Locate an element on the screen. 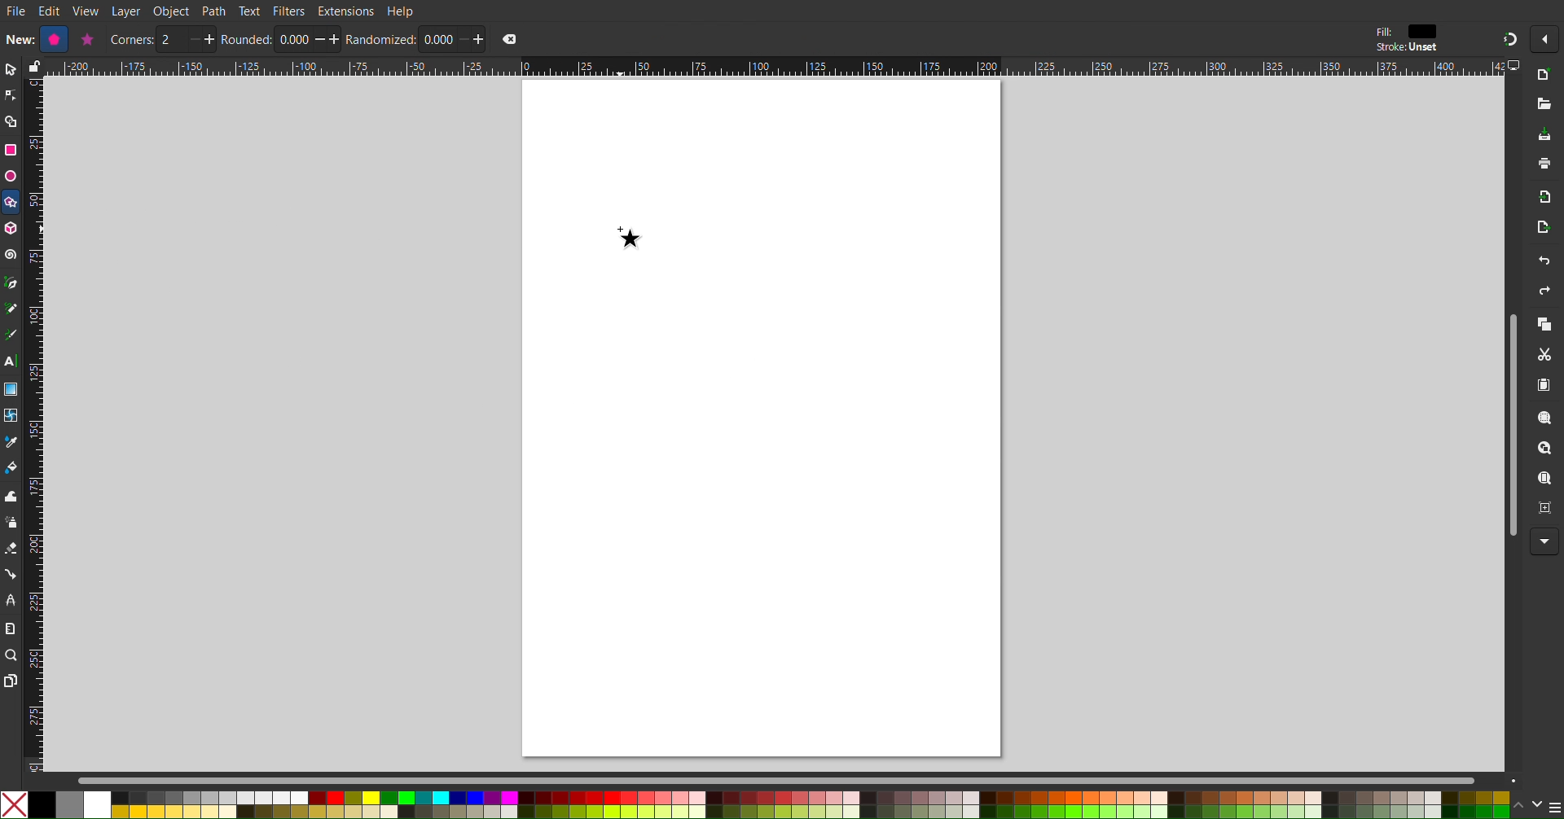 This screenshot has height=819, width=1564. Path is located at coordinates (214, 11).